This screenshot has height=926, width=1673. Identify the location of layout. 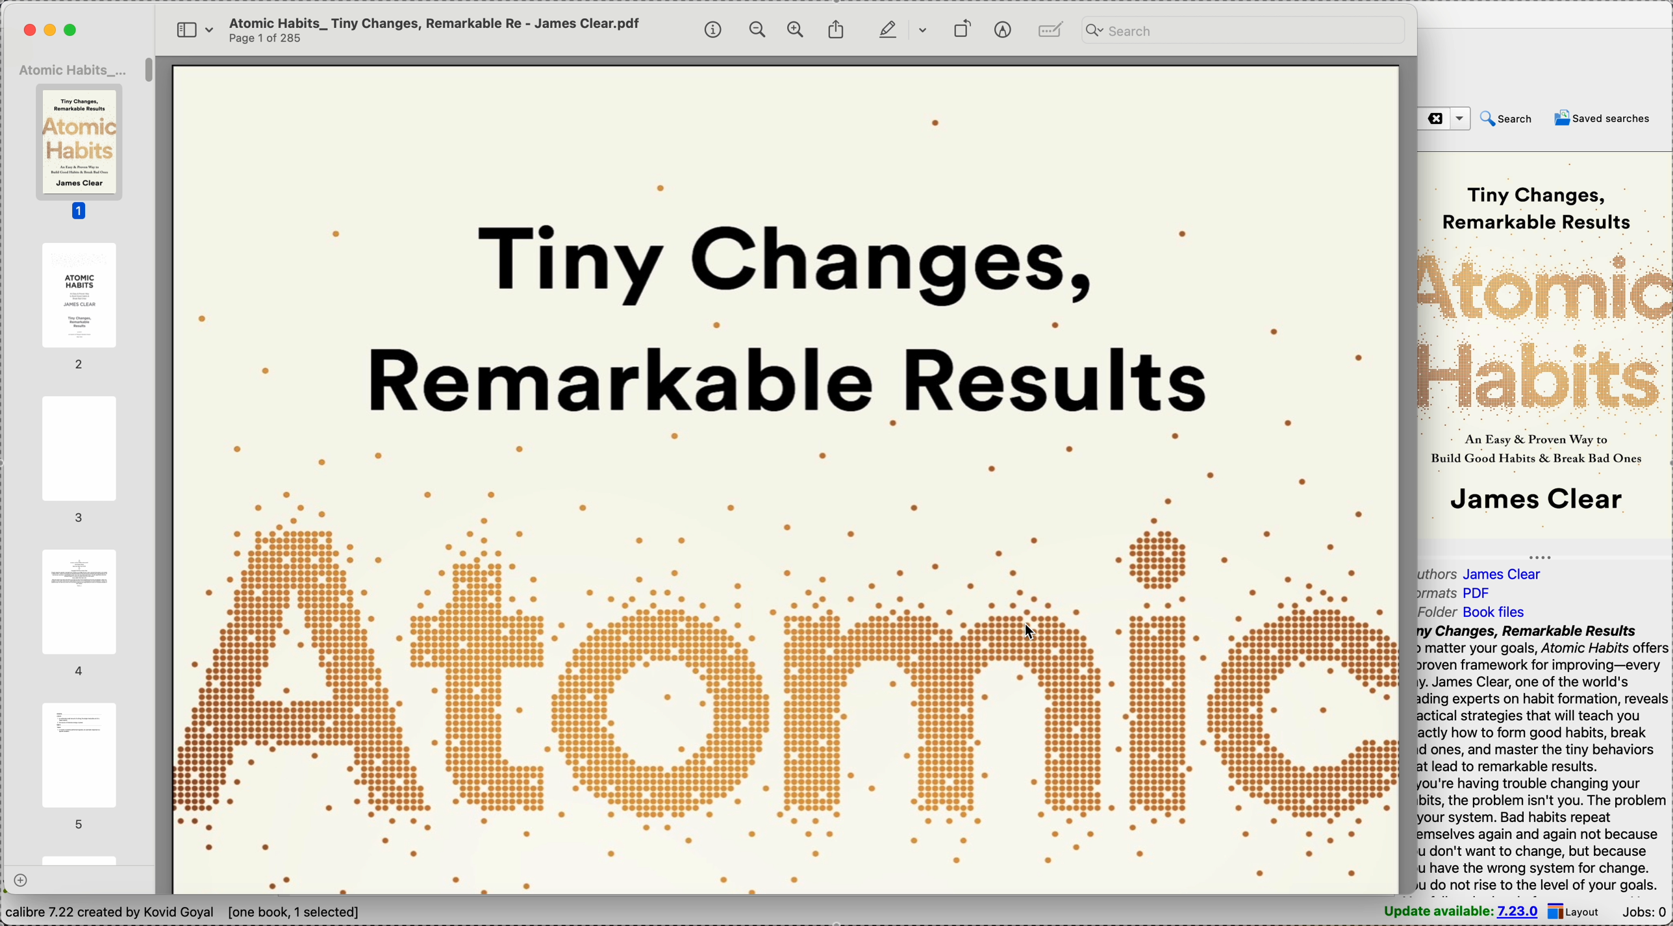
(1576, 910).